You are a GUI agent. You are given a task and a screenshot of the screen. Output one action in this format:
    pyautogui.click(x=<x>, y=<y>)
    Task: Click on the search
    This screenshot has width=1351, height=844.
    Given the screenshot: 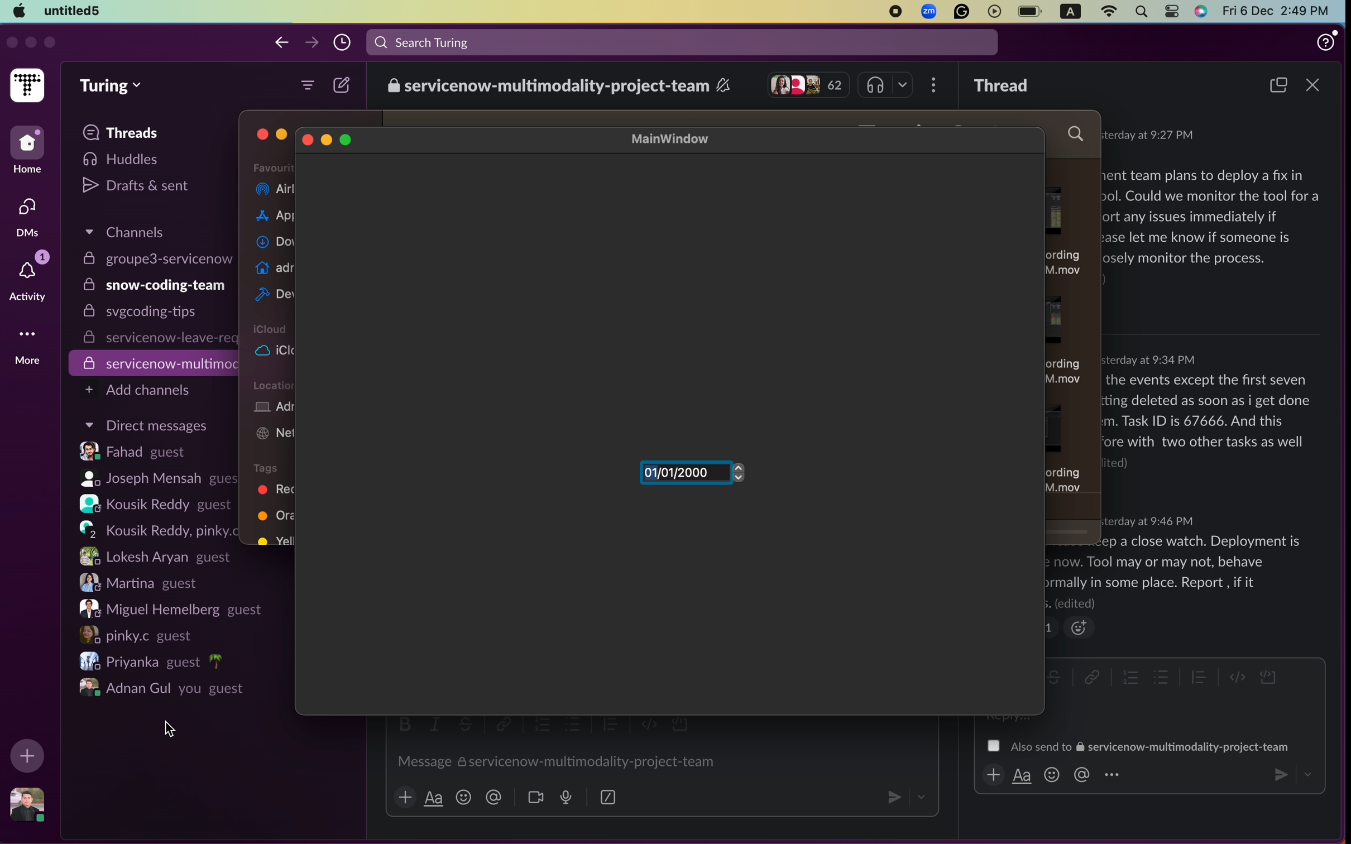 What is the action you would take?
    pyautogui.click(x=684, y=41)
    